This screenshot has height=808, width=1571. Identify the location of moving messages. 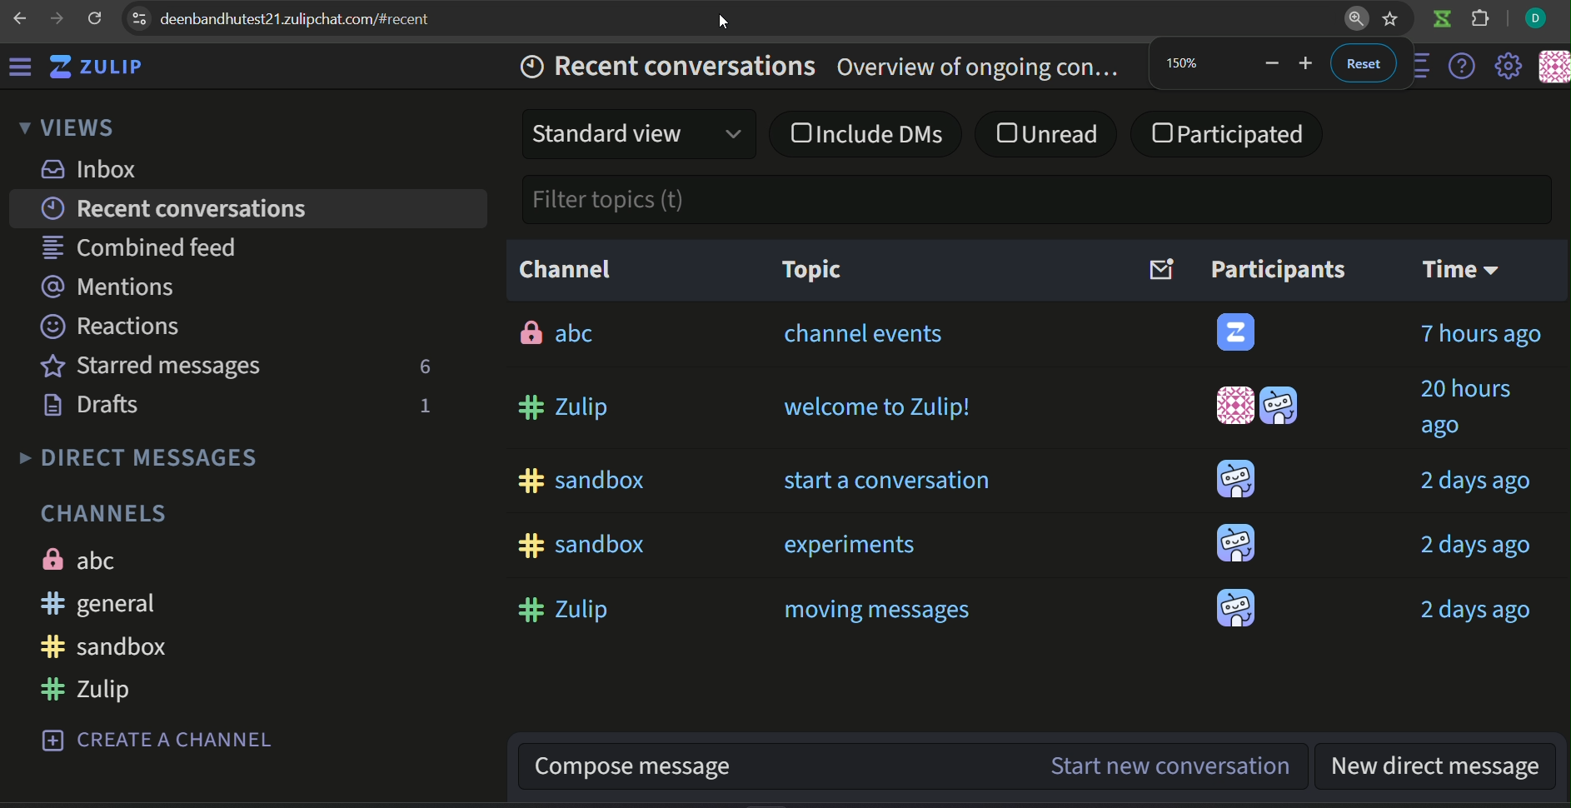
(880, 609).